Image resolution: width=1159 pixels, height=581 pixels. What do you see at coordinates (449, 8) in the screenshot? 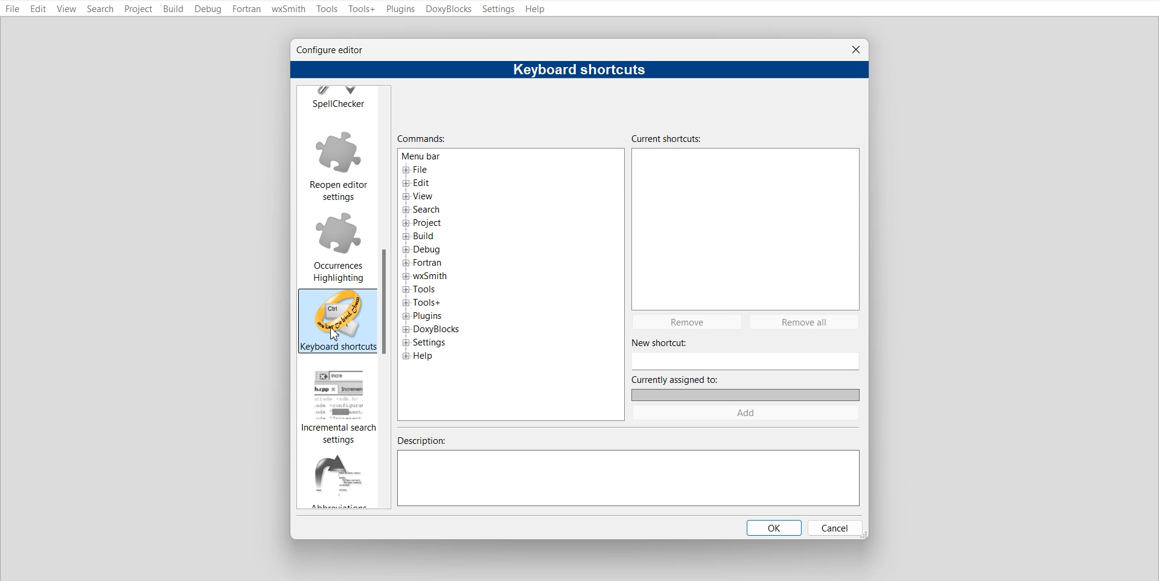
I see `DoxyBlocks` at bounding box center [449, 8].